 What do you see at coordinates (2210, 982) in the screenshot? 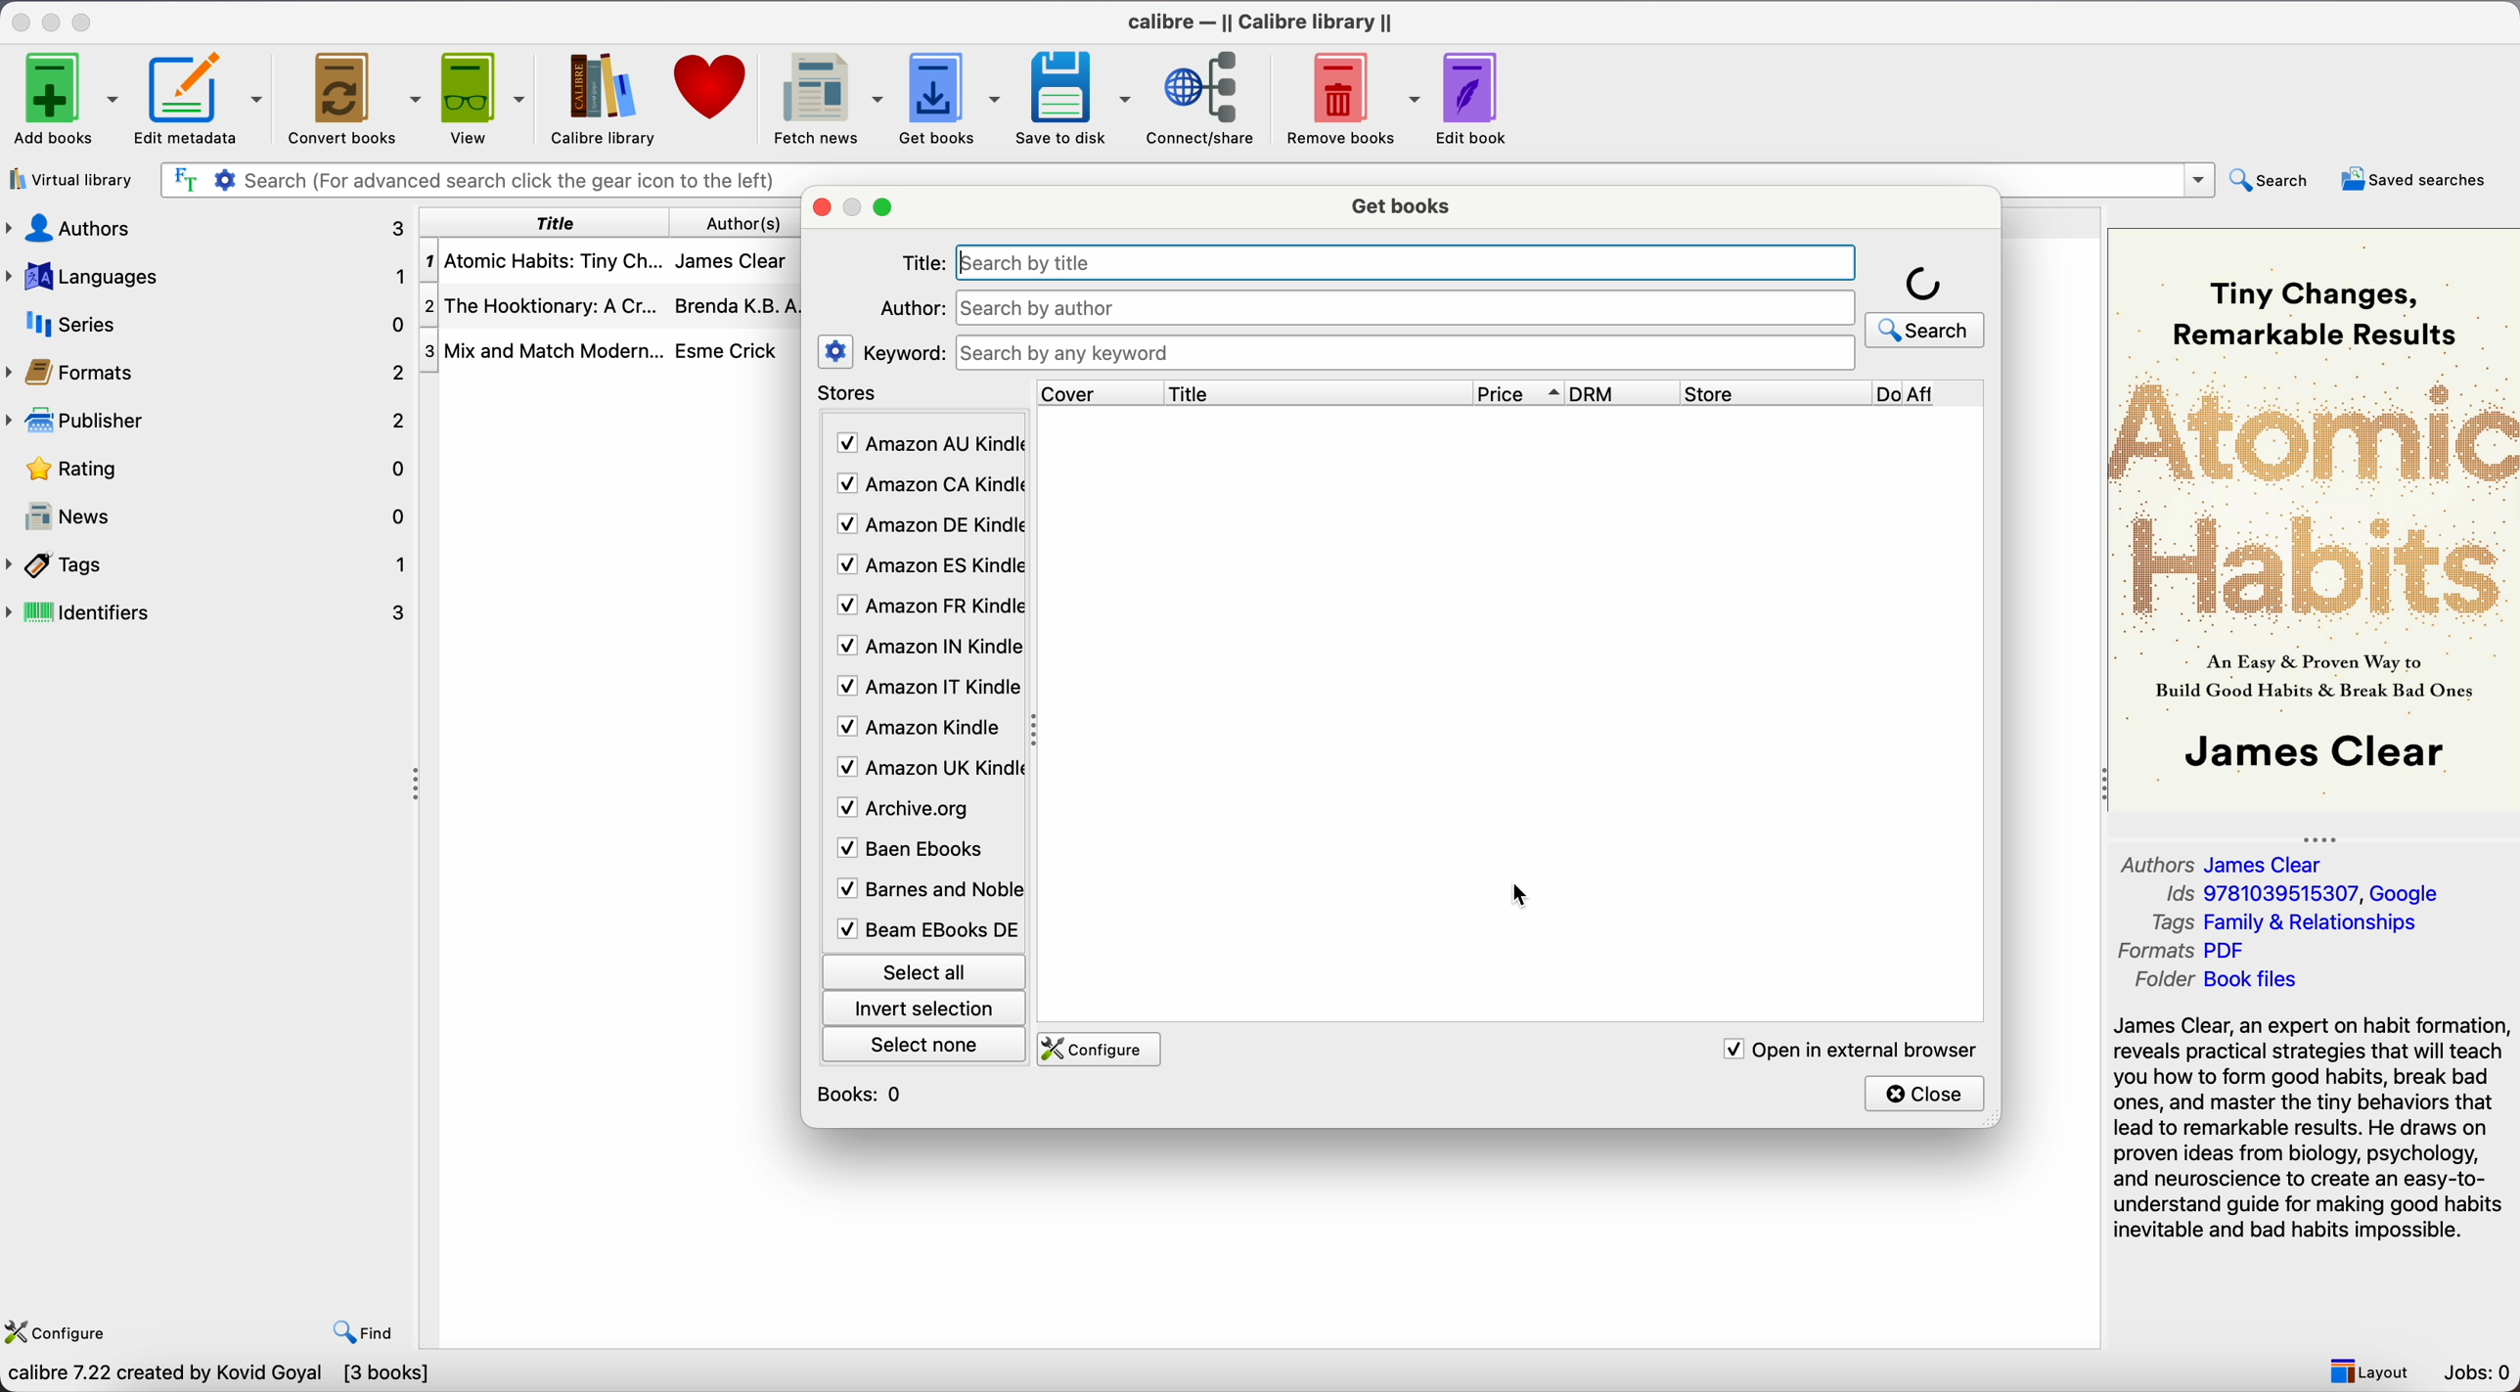
I see `Folder Book files` at bounding box center [2210, 982].